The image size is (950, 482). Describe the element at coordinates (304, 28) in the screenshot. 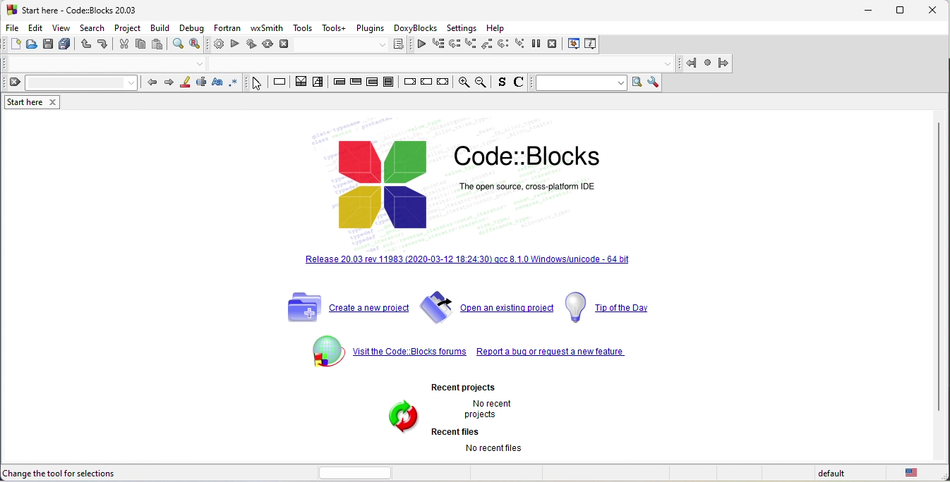

I see `tools` at that location.